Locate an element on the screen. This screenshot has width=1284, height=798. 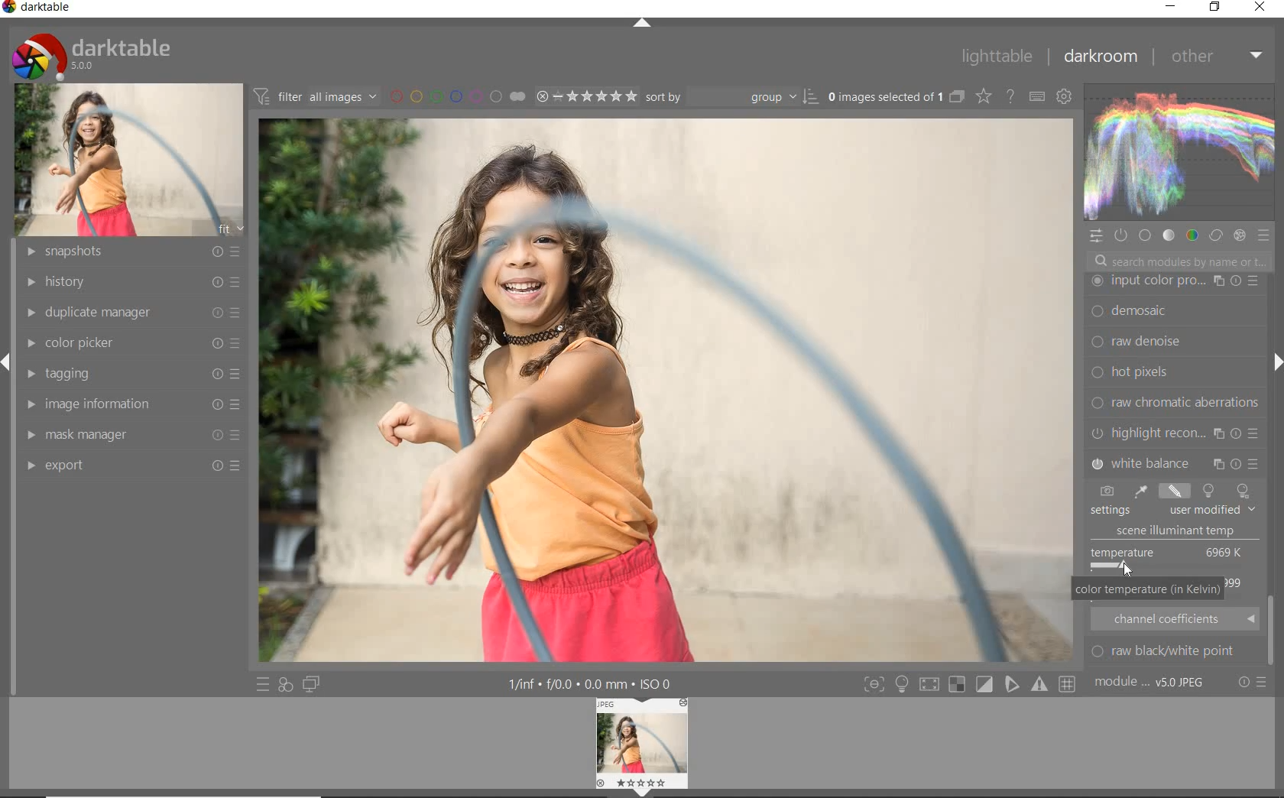
tagging is located at coordinates (131, 375).